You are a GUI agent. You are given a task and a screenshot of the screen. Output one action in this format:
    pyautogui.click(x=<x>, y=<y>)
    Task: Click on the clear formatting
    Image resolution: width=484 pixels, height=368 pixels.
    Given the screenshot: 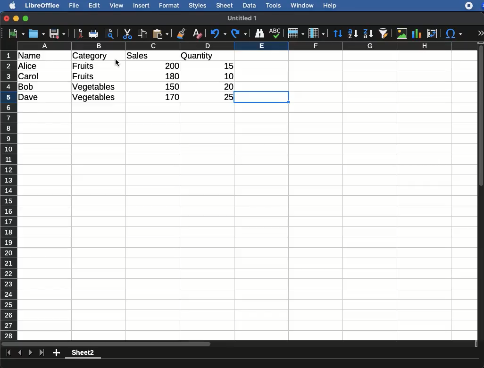 What is the action you would take?
    pyautogui.click(x=197, y=34)
    